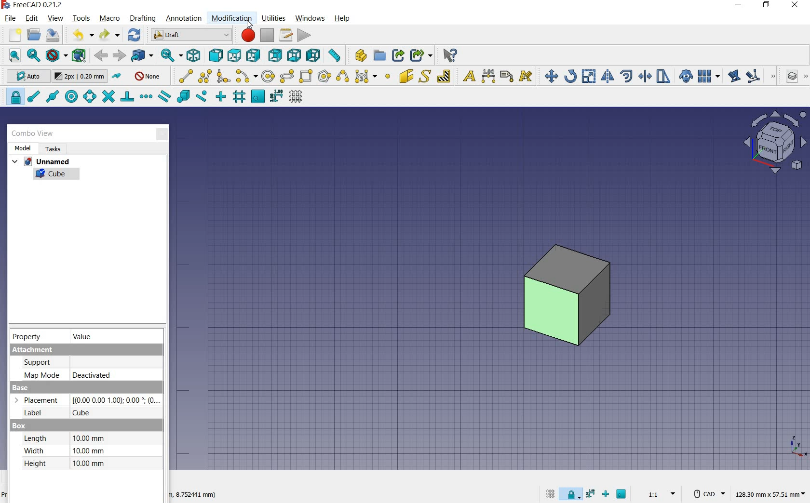  I want to click on stretch, so click(663, 77).